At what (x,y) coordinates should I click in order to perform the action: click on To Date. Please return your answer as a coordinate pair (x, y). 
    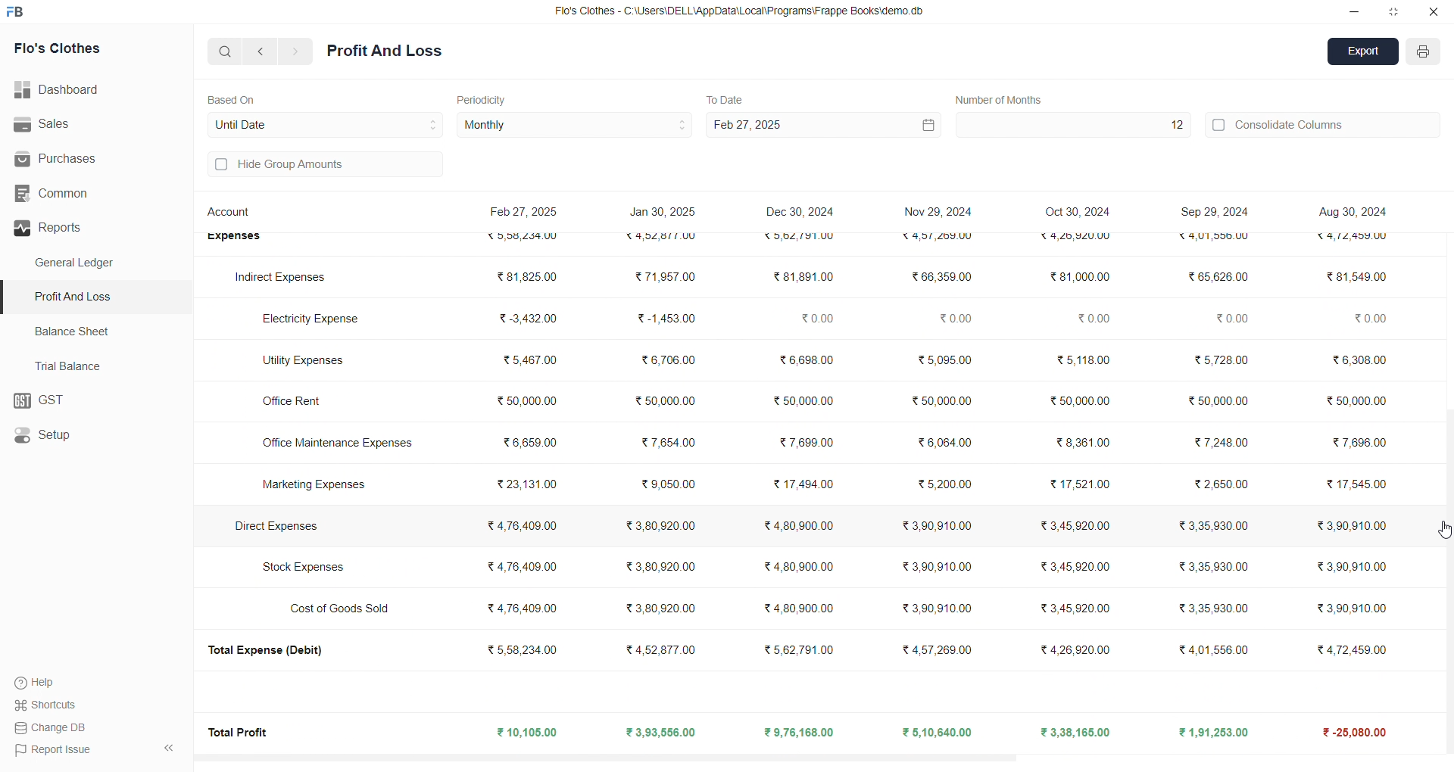
    Looking at the image, I should click on (724, 98).